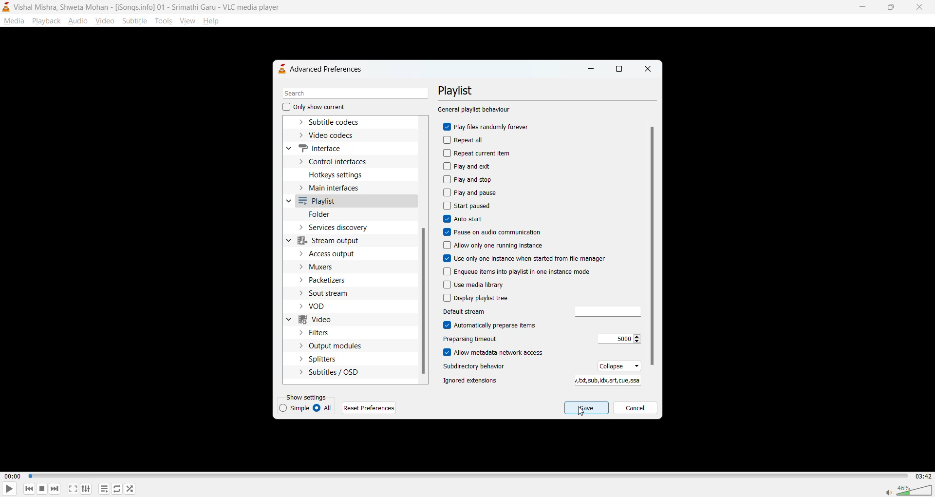 This screenshot has width=935, height=497. I want to click on playlist, so click(106, 489).